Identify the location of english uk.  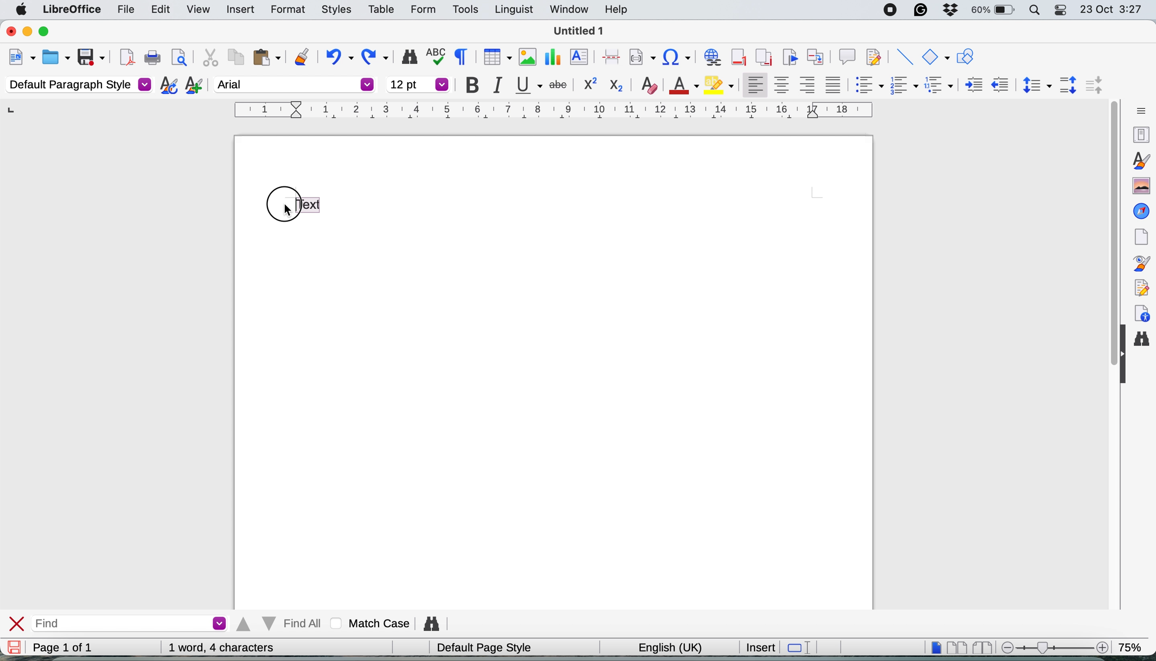
(664, 646).